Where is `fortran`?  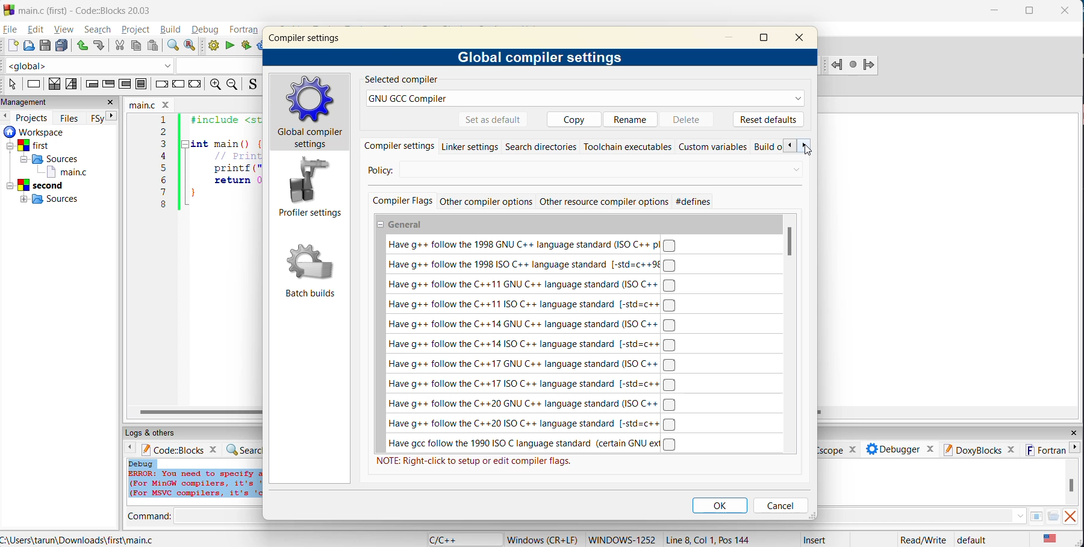 fortran is located at coordinates (245, 30).